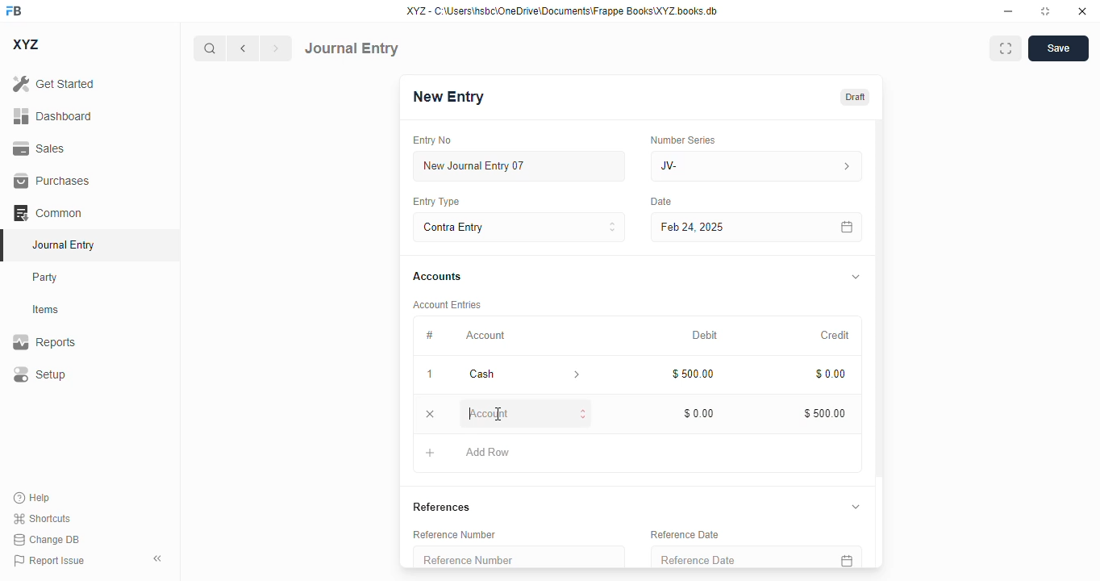 Image resolution: width=1100 pixels, height=581 pixels. I want to click on shortcuts, so click(42, 518).